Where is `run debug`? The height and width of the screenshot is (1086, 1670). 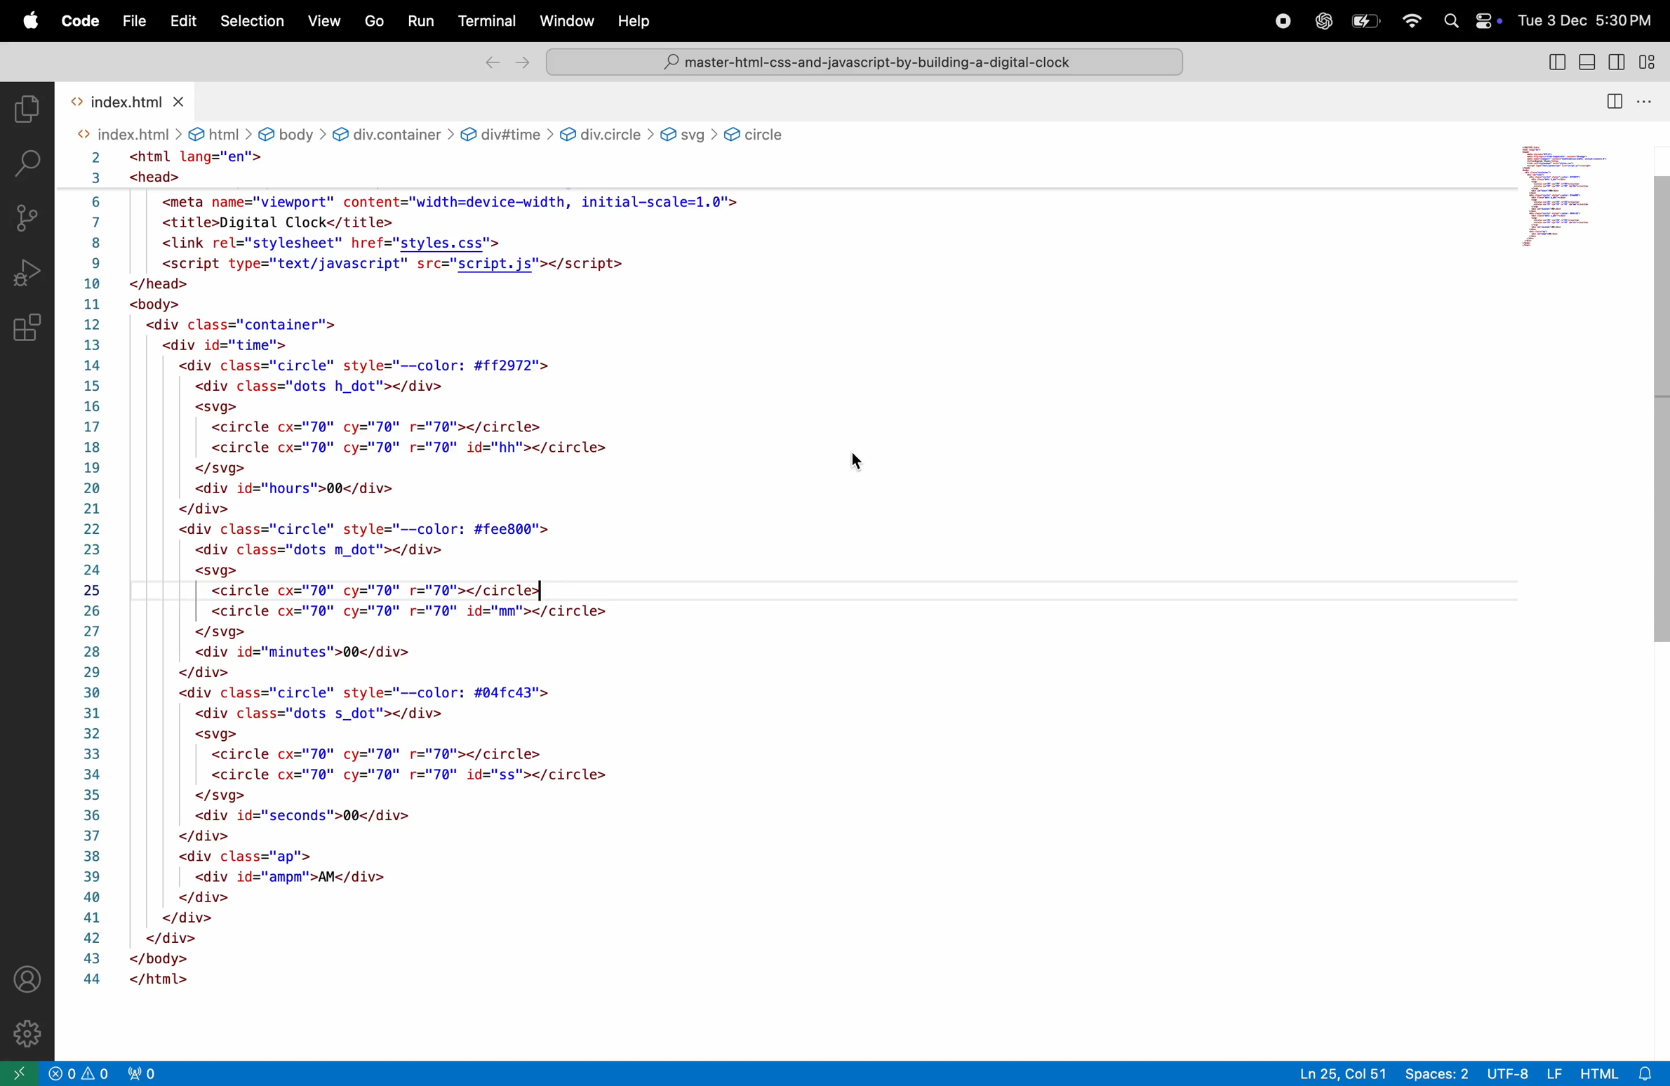 run debug is located at coordinates (27, 272).